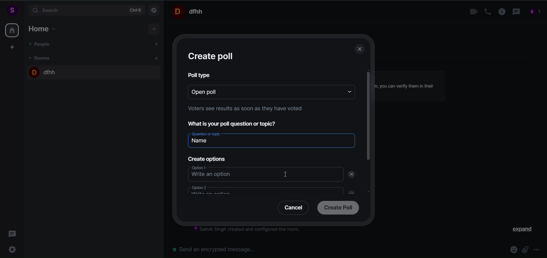  I want to click on Expand, so click(519, 230).